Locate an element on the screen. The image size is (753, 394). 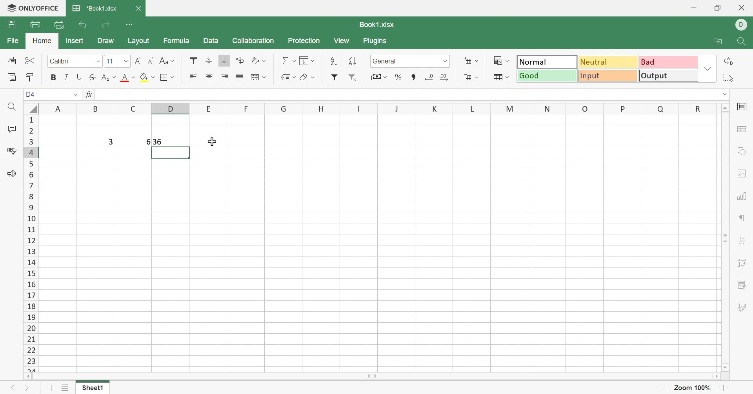
Conditional formatting is located at coordinates (502, 61).